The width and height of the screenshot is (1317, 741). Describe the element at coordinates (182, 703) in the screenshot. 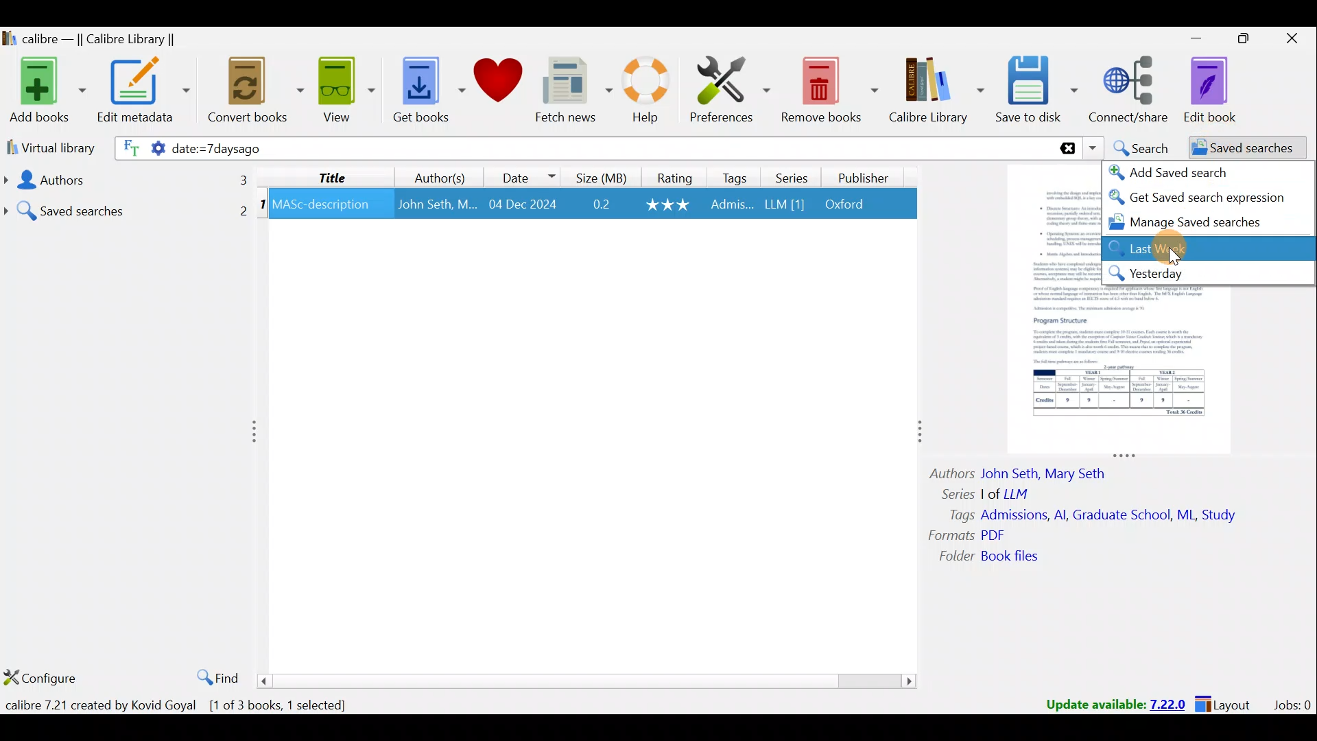

I see `calibre 7.21 created by Kovid Goyal [1 of 3 books, 1 selected]` at that location.